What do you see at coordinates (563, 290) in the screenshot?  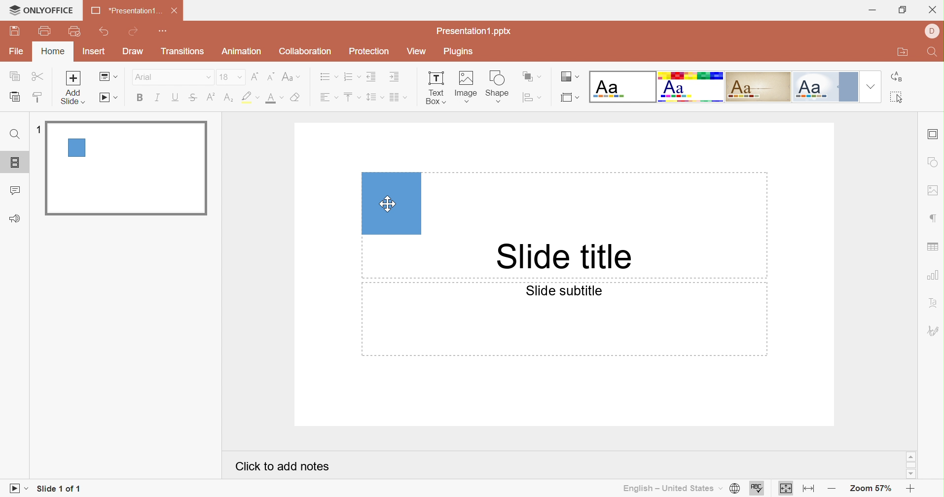 I see `Slide subtitle` at bounding box center [563, 290].